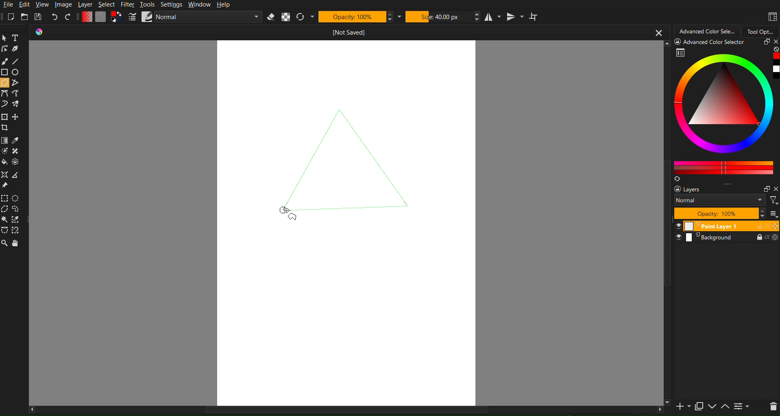  Describe the element at coordinates (708, 30) in the screenshot. I see `Advanced Color Selector` at that location.